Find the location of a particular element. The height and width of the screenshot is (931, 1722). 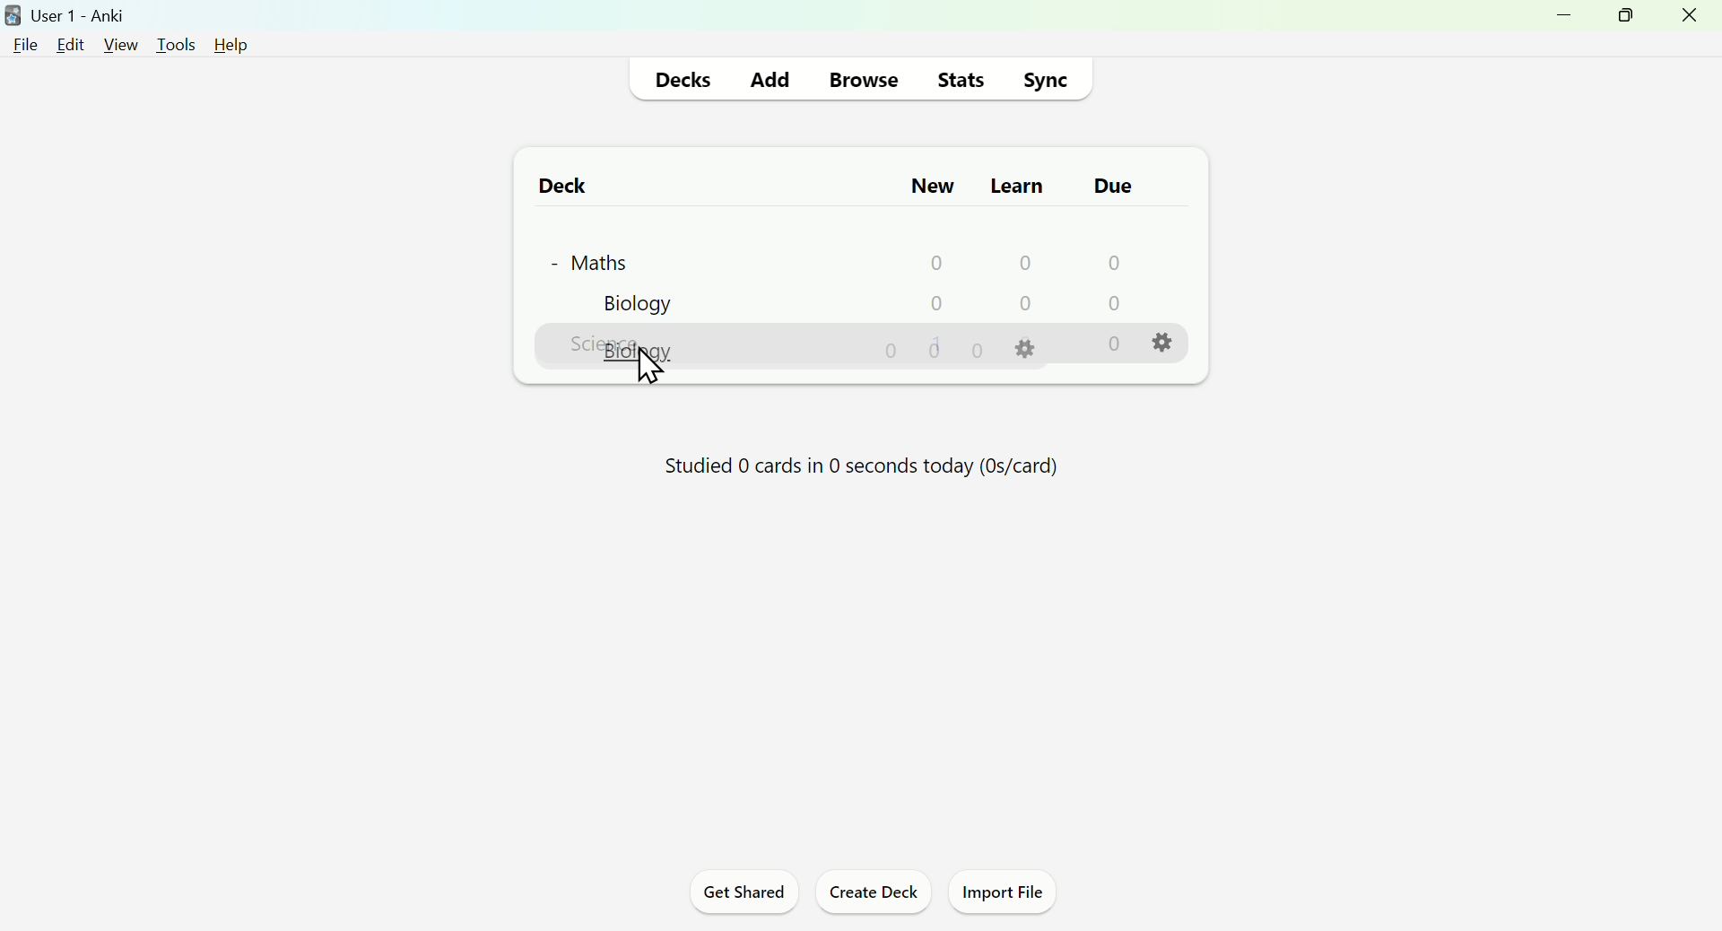

Browse is located at coordinates (861, 77).